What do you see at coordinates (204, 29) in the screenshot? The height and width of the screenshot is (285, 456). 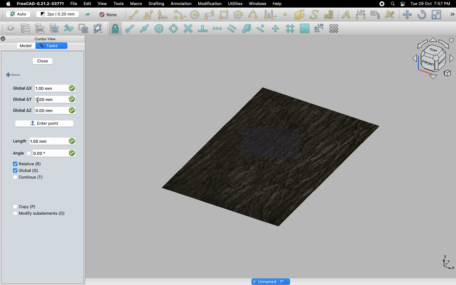 I see `Snap perpendicular` at bounding box center [204, 29].